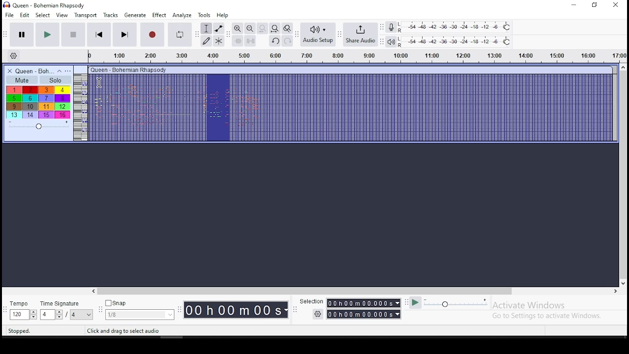 The image size is (629, 354). Describe the element at coordinates (250, 29) in the screenshot. I see `zoom out` at that location.